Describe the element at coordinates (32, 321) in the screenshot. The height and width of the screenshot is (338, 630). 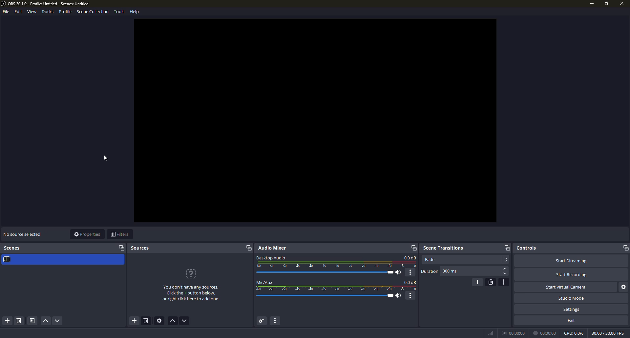
I see `open scene filters` at that location.